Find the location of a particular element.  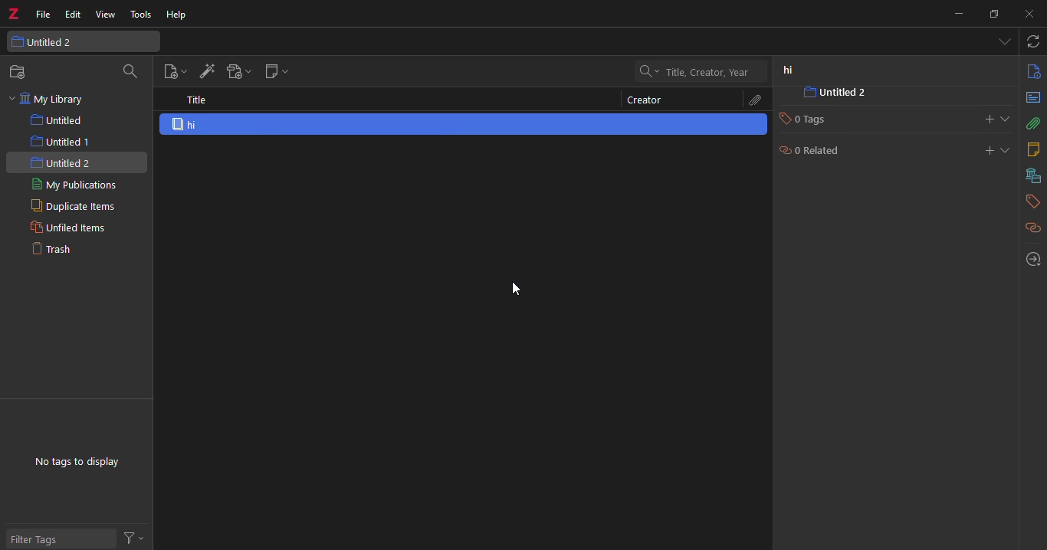

my publications is located at coordinates (73, 185).